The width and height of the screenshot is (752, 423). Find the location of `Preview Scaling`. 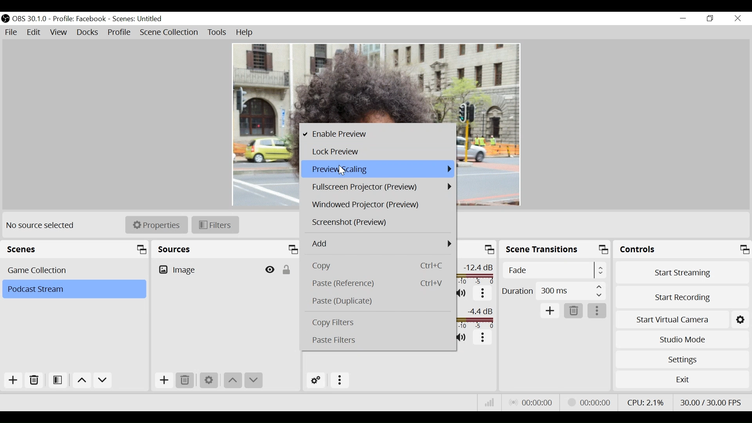

Preview Scaling is located at coordinates (378, 169).